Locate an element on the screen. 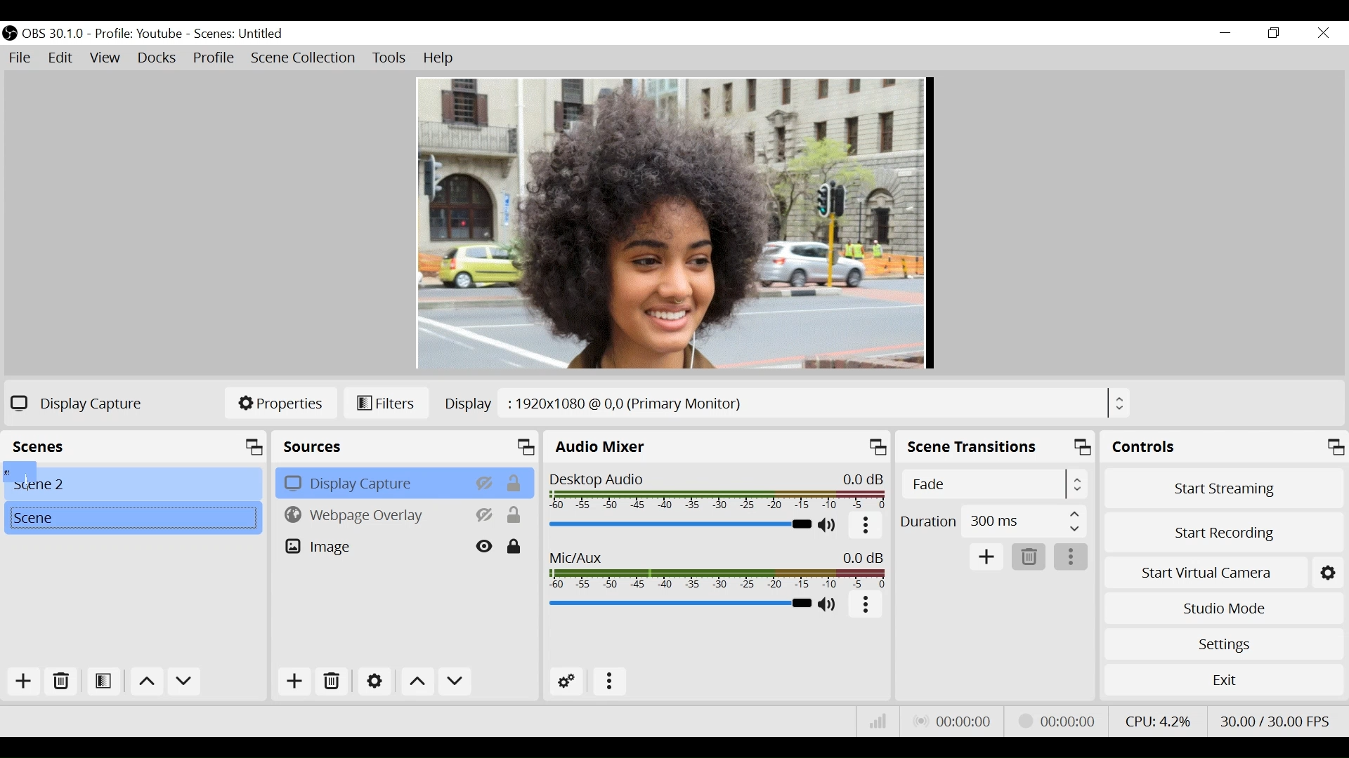  Bitrate is located at coordinates (875, 720).